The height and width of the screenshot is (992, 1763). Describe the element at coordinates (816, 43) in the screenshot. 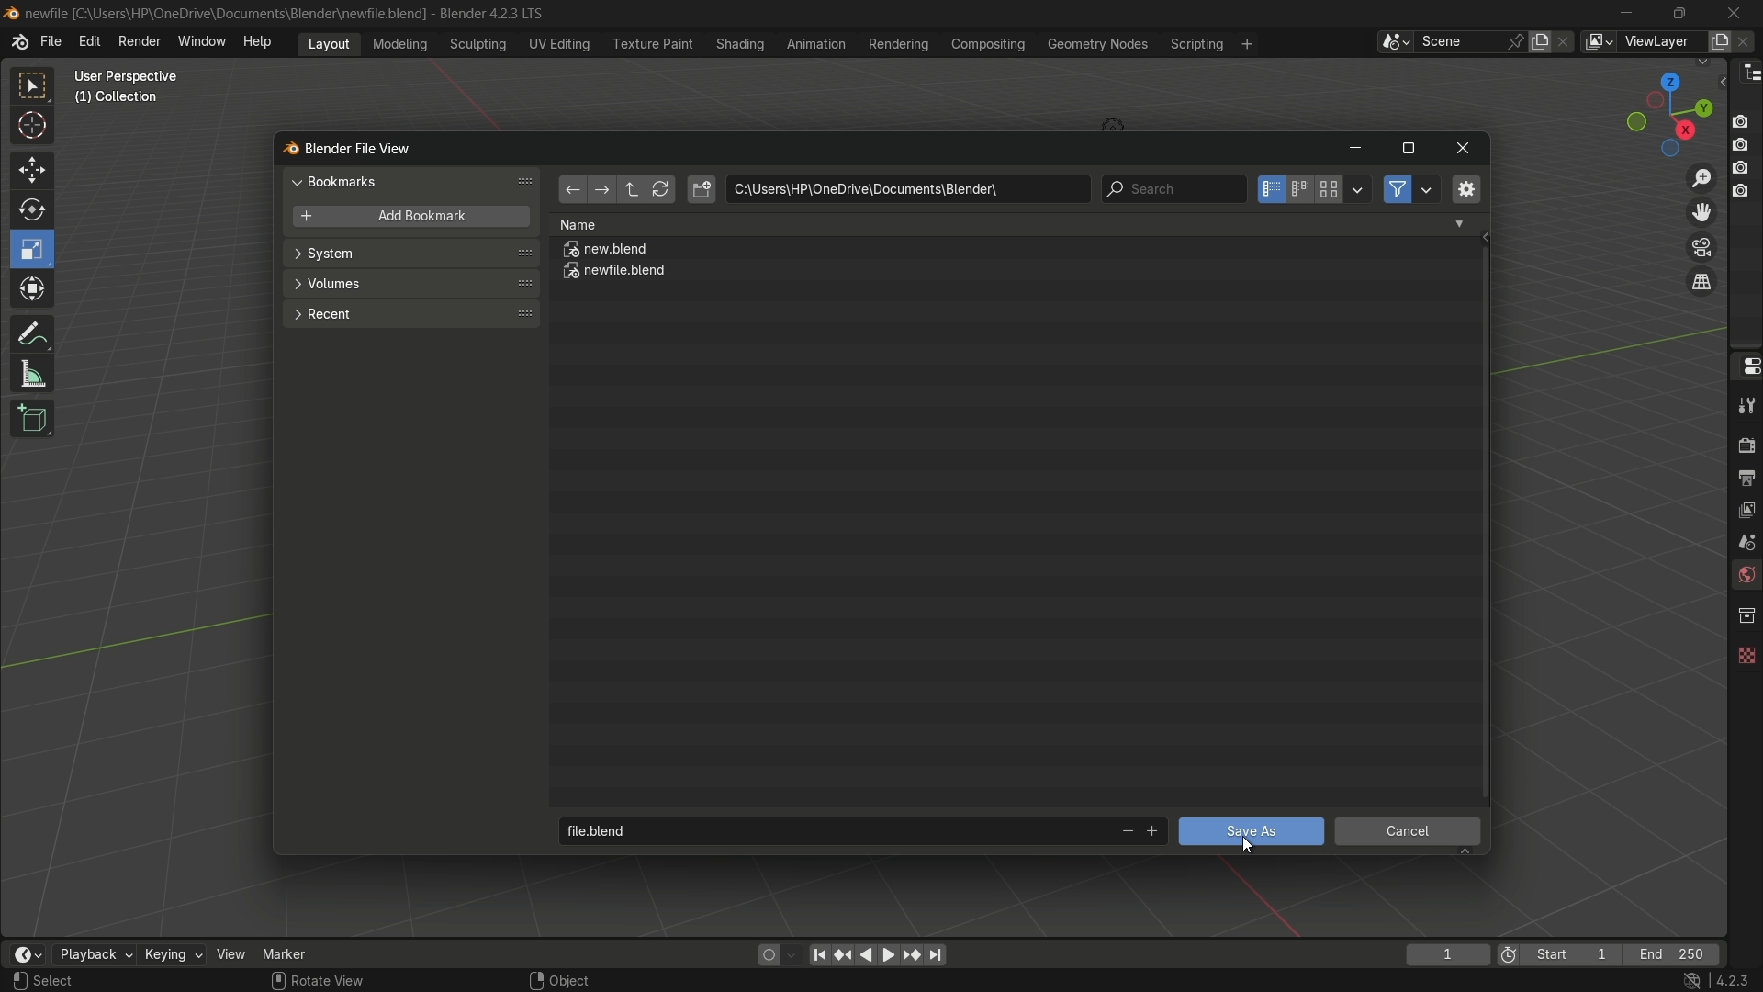

I see `animation menu` at that location.